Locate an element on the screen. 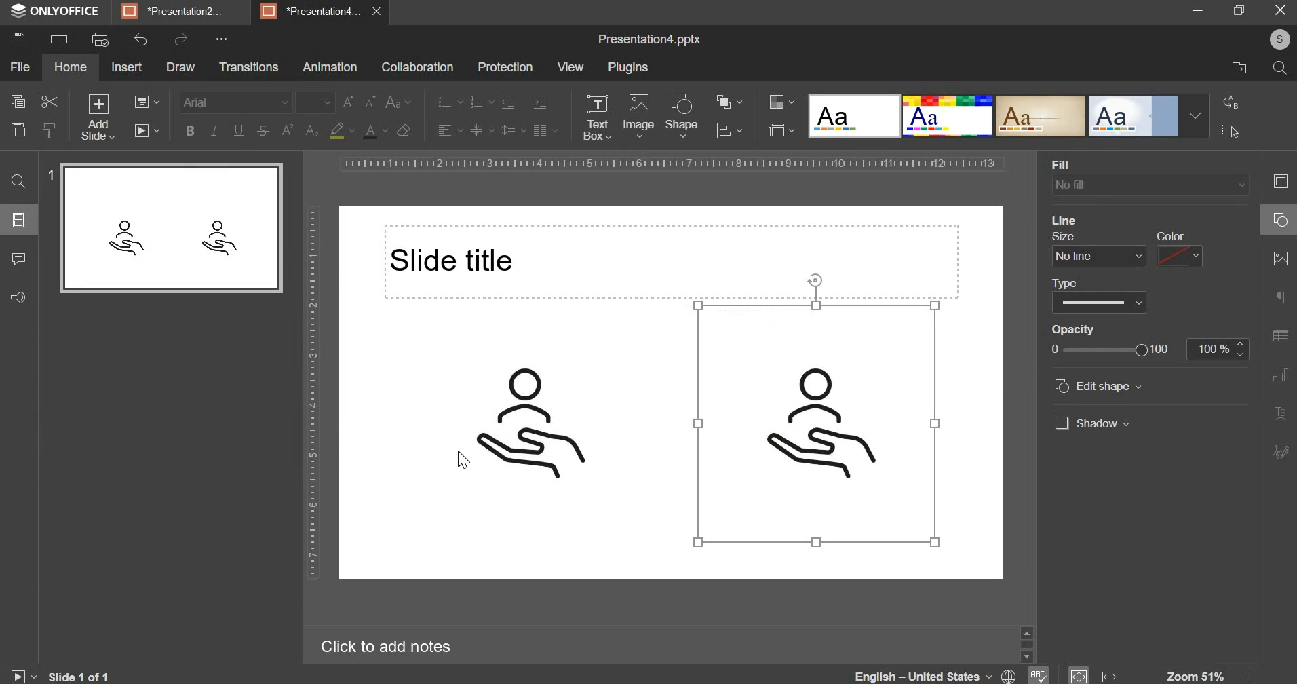 The width and height of the screenshot is (1297, 684). line spacing is located at coordinates (508, 130).